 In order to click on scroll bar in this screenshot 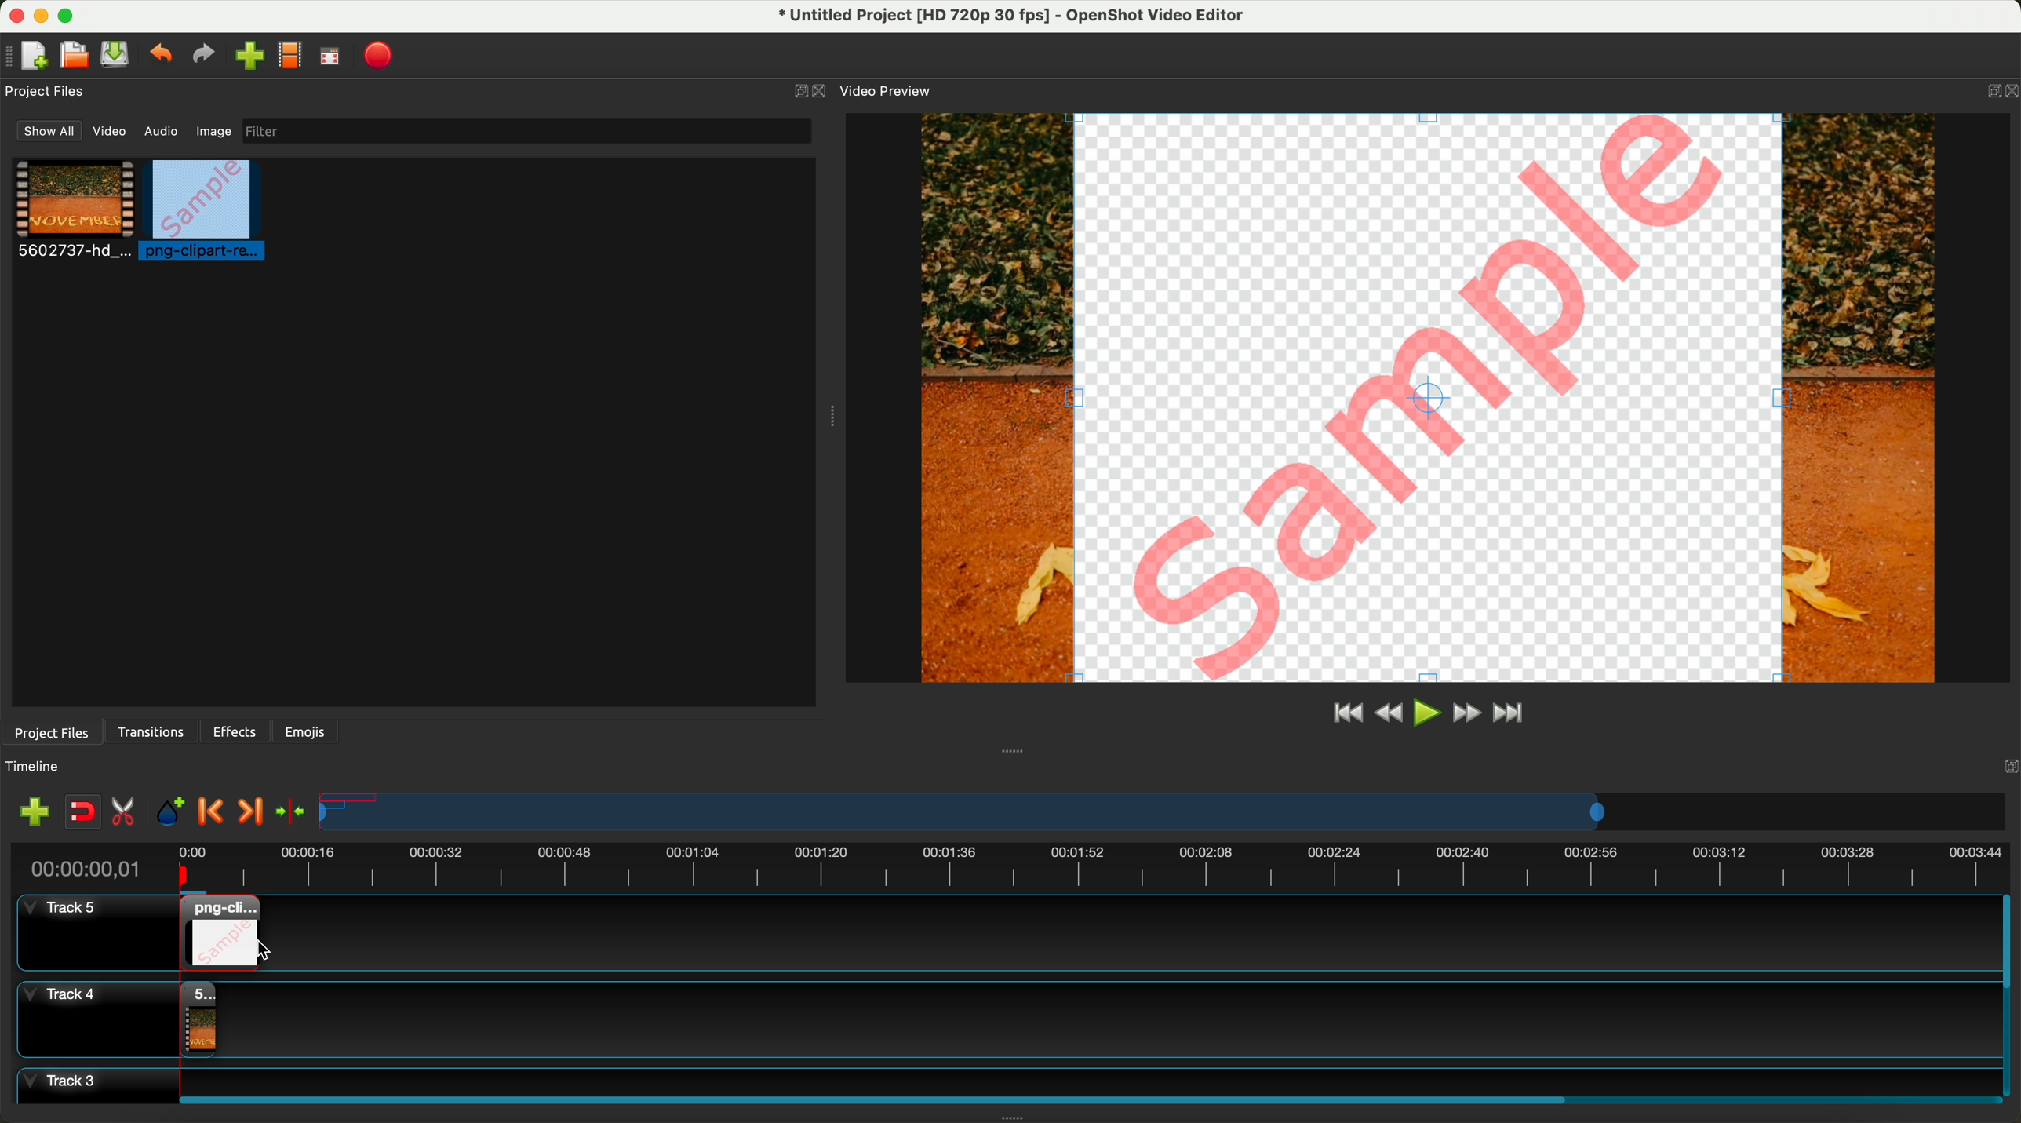, I will do `click(1083, 1098)`.